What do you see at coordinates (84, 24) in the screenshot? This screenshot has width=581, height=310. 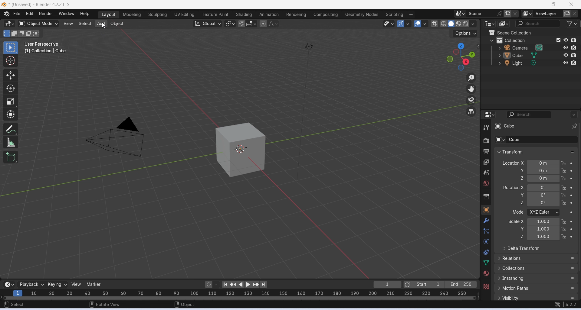 I see `select` at bounding box center [84, 24].